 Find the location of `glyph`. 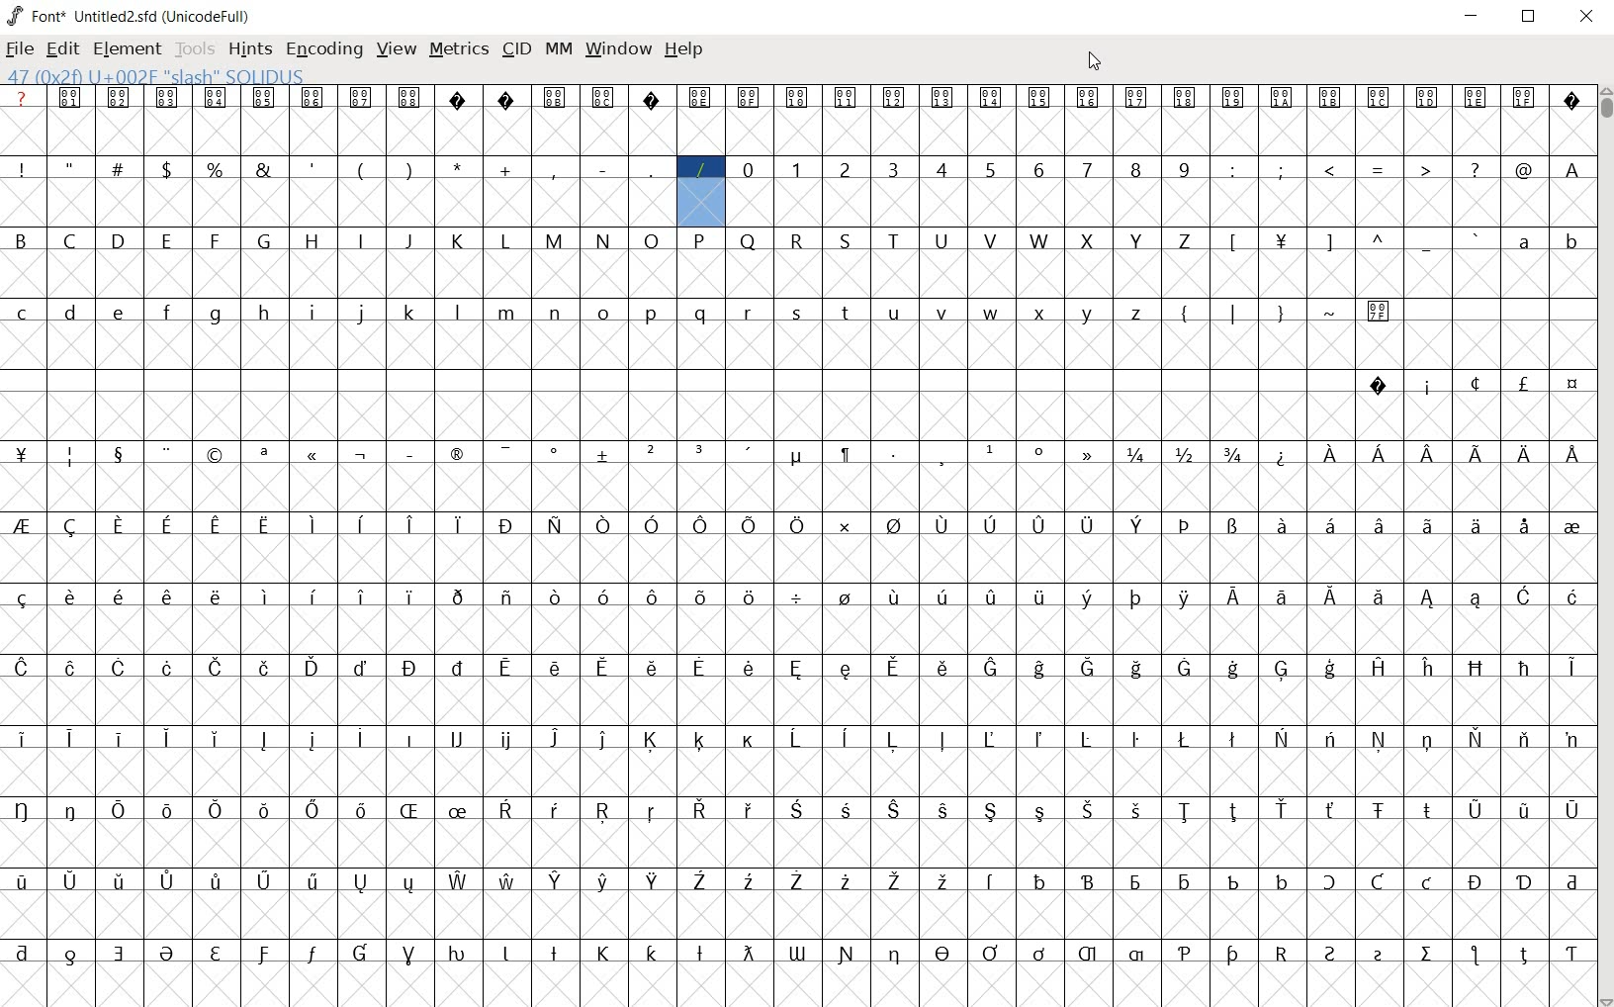

glyph is located at coordinates (21, 668).